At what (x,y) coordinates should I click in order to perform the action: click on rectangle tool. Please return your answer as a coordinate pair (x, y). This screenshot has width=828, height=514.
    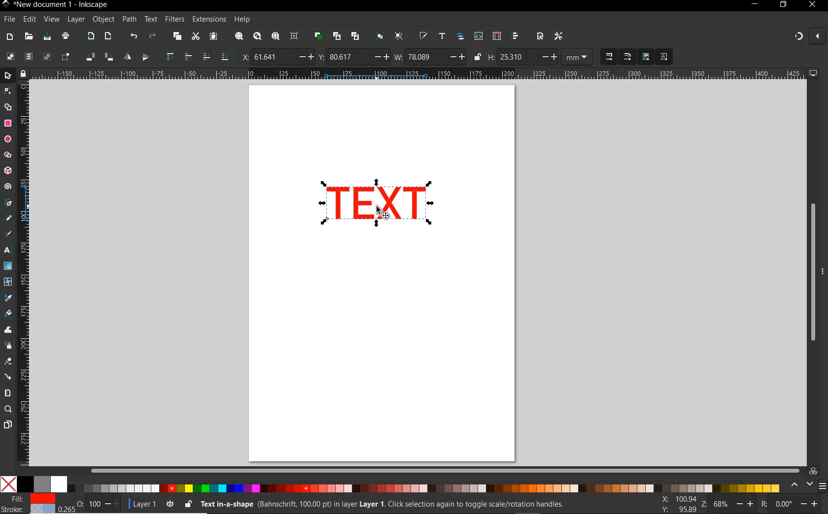
    Looking at the image, I should click on (8, 123).